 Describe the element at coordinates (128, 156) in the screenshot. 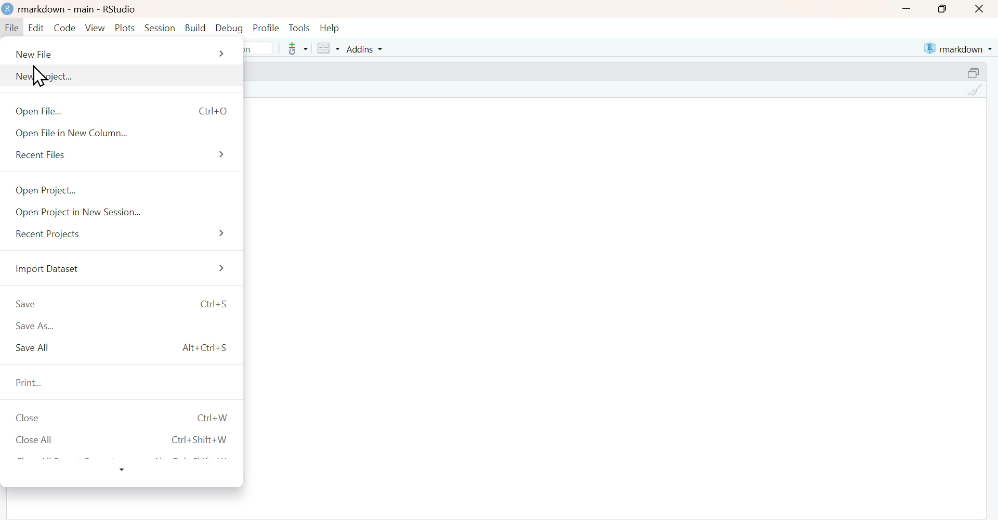

I see `Recent files` at that location.